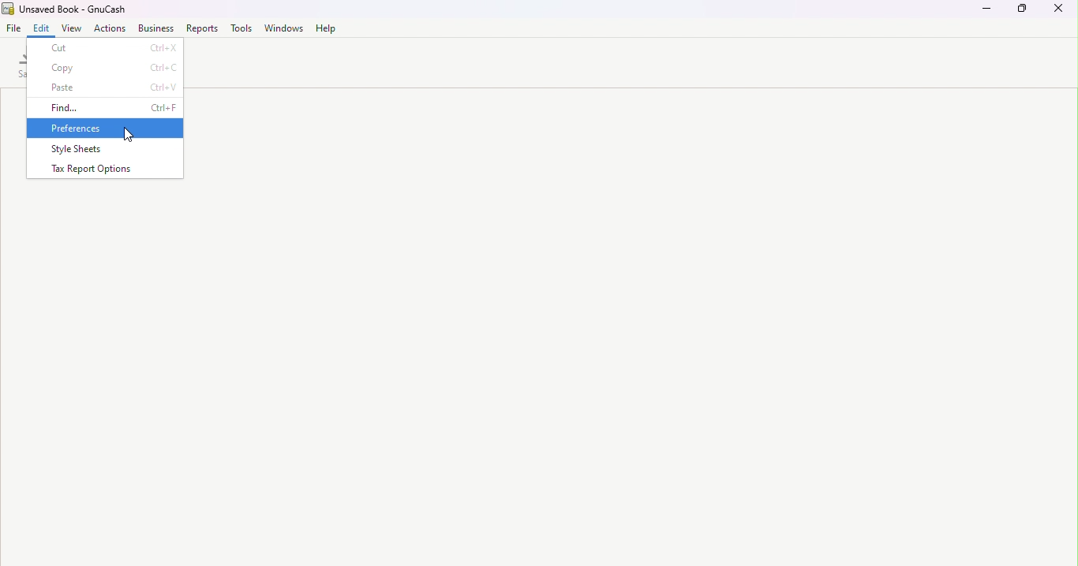  I want to click on Tax report options, so click(105, 169).